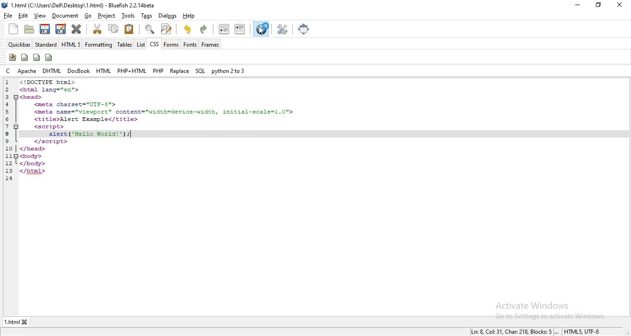 The width and height of the screenshot is (631, 336). What do you see at coordinates (6, 126) in the screenshot?
I see `7` at bounding box center [6, 126].